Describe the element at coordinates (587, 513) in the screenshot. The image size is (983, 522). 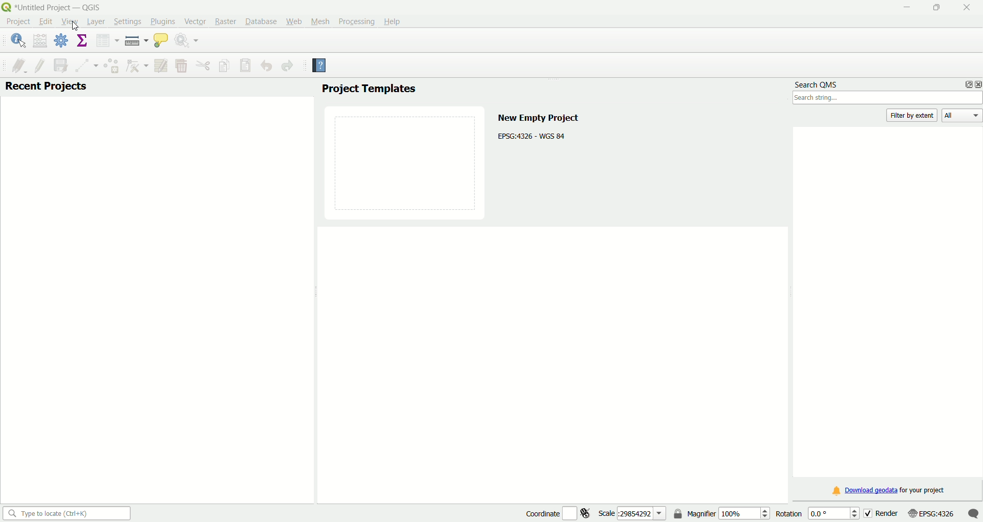
I see `toggle extents` at that location.